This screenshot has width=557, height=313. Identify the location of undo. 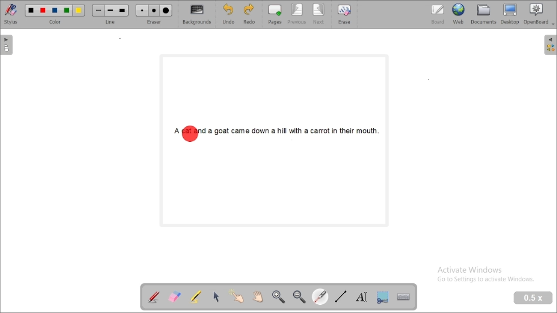
(228, 14).